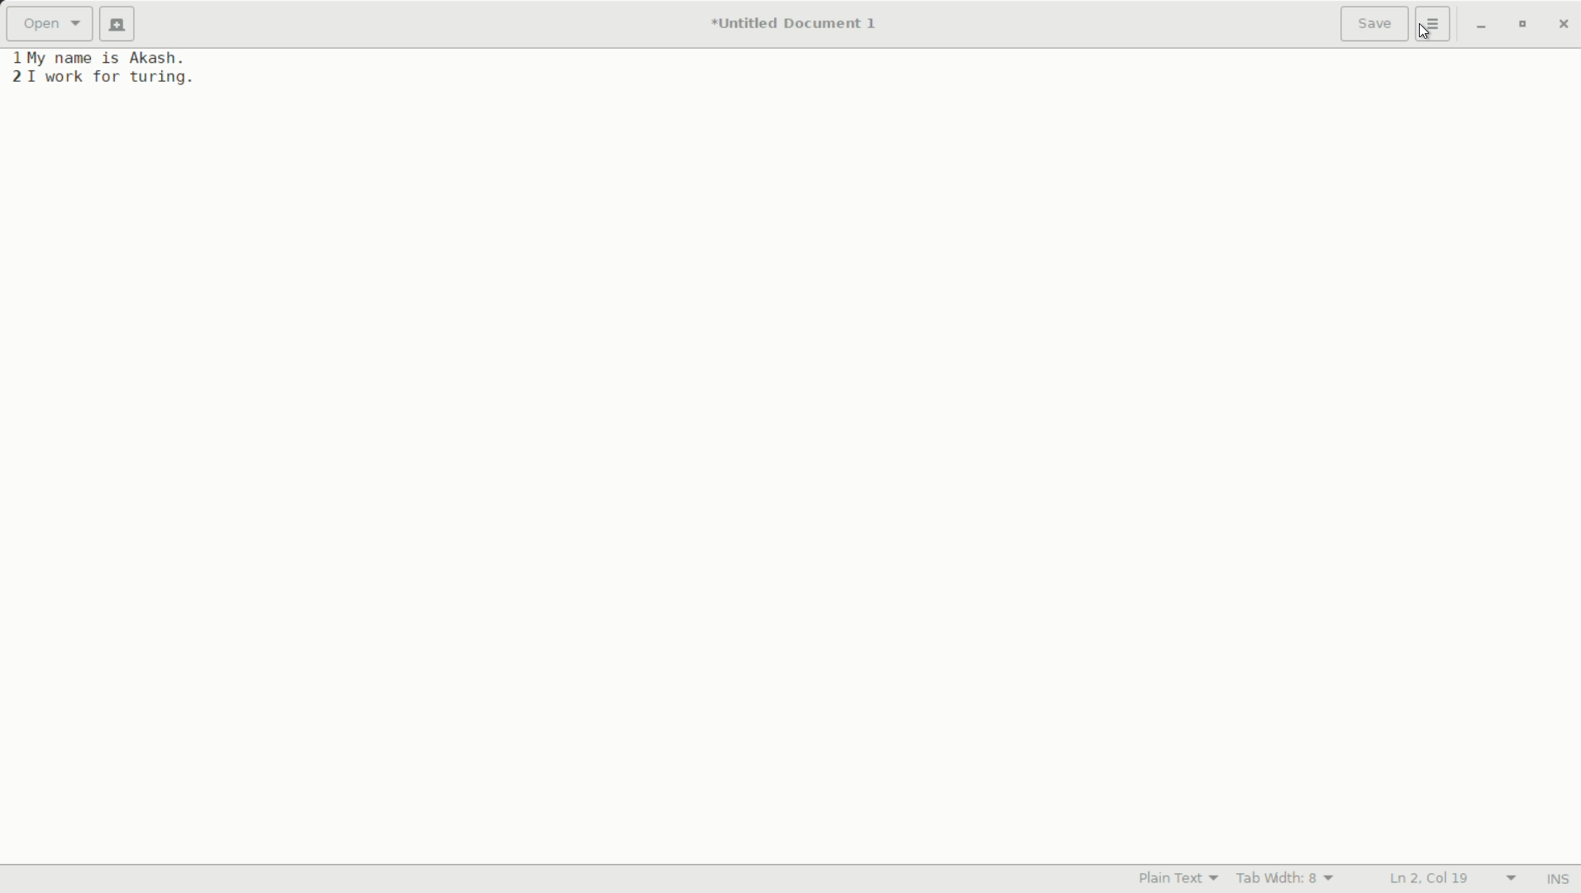 This screenshot has width=1581, height=893. Describe the element at coordinates (1454, 877) in the screenshot. I see `line and columns` at that location.